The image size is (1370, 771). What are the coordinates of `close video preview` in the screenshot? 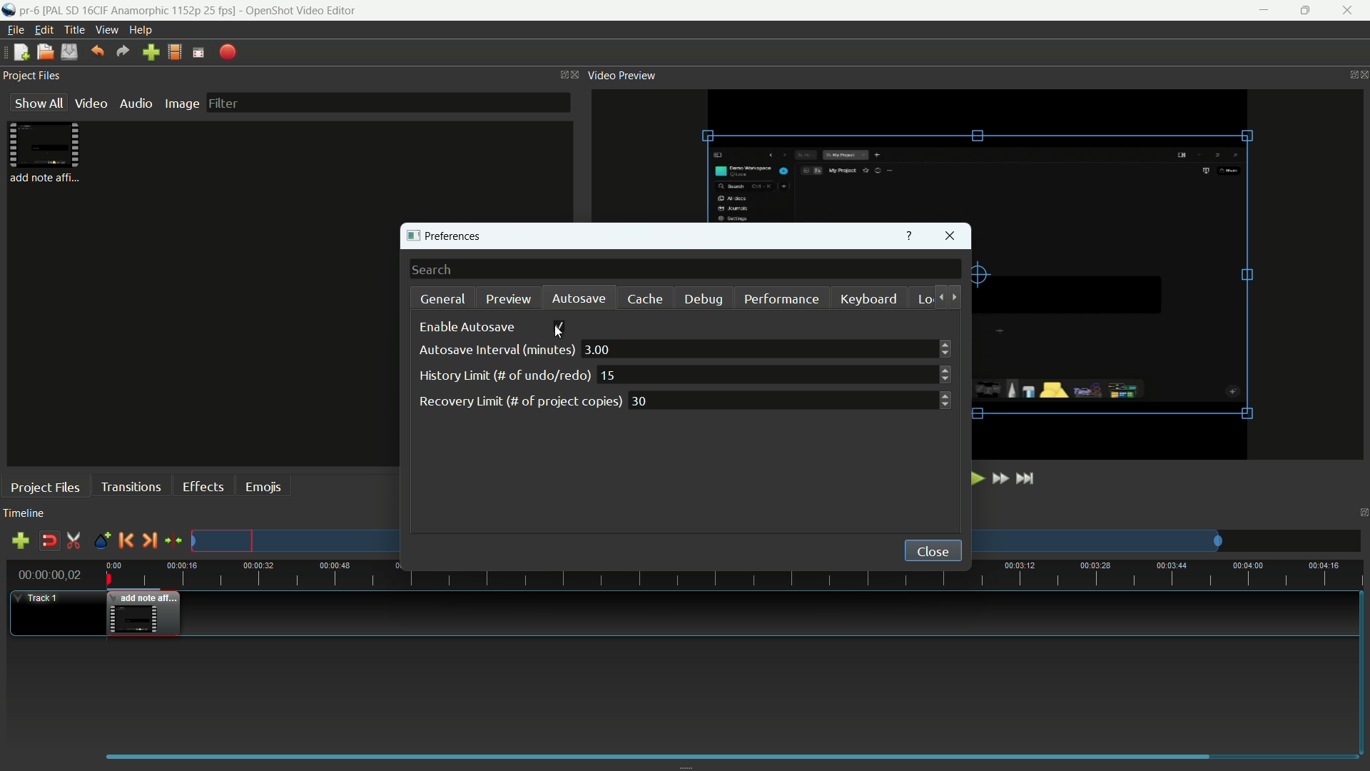 It's located at (1364, 75).